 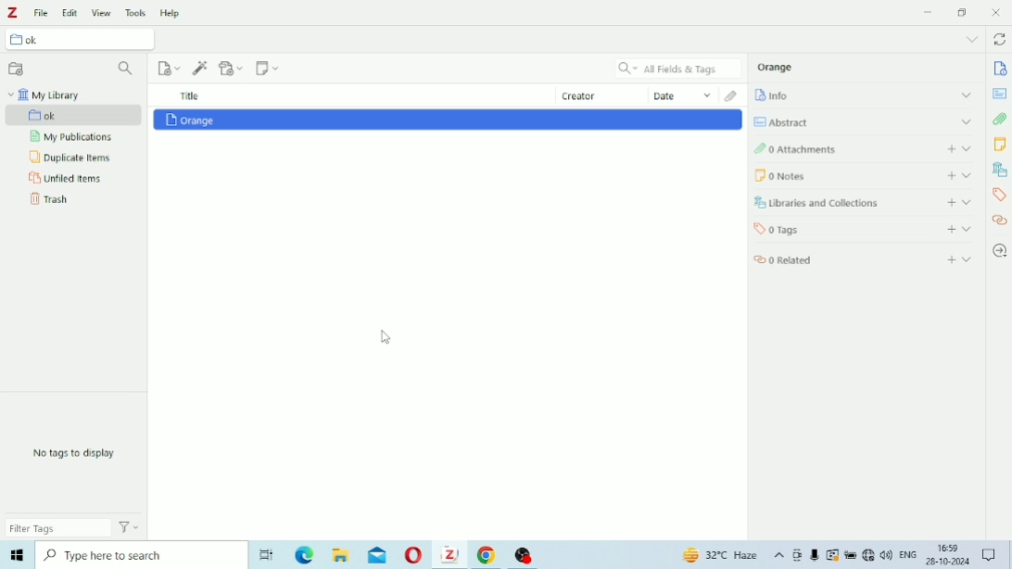 I want to click on Minimize, so click(x=928, y=12).